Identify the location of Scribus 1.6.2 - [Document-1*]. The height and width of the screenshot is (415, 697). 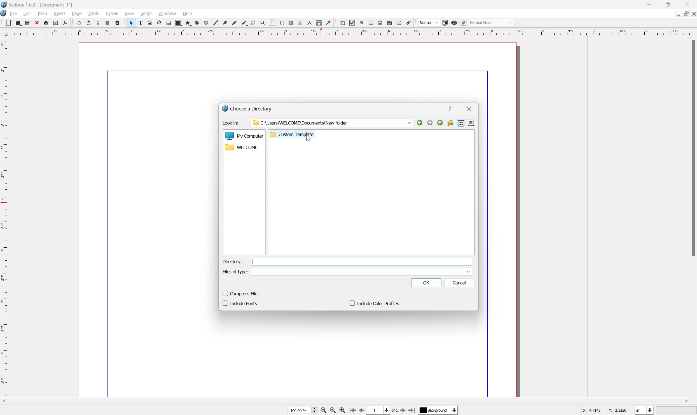
(40, 4).